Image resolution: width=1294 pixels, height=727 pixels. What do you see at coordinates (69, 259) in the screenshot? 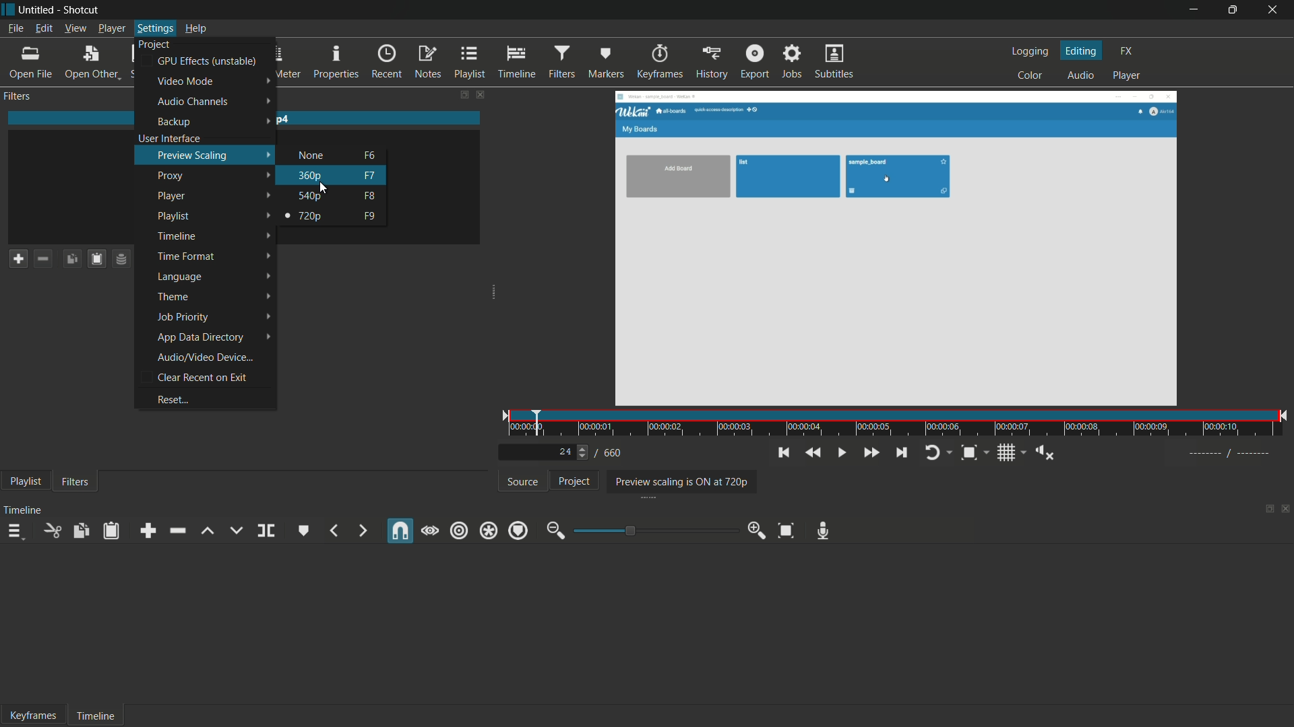
I see `copy checked filters` at bounding box center [69, 259].